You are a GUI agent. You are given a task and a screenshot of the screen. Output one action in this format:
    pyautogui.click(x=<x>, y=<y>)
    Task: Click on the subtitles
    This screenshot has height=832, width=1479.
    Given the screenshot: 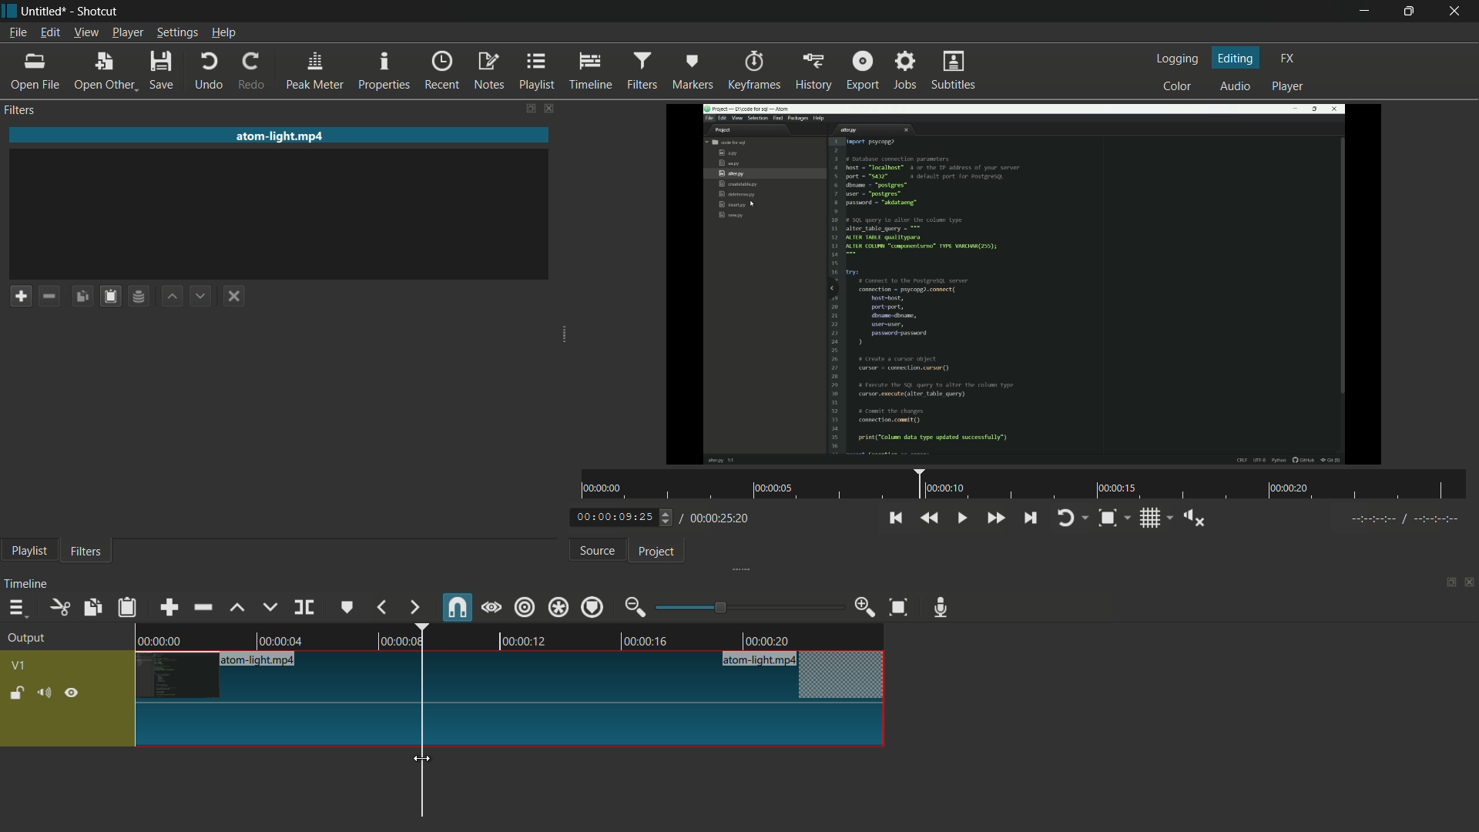 What is the action you would take?
    pyautogui.click(x=956, y=72)
    